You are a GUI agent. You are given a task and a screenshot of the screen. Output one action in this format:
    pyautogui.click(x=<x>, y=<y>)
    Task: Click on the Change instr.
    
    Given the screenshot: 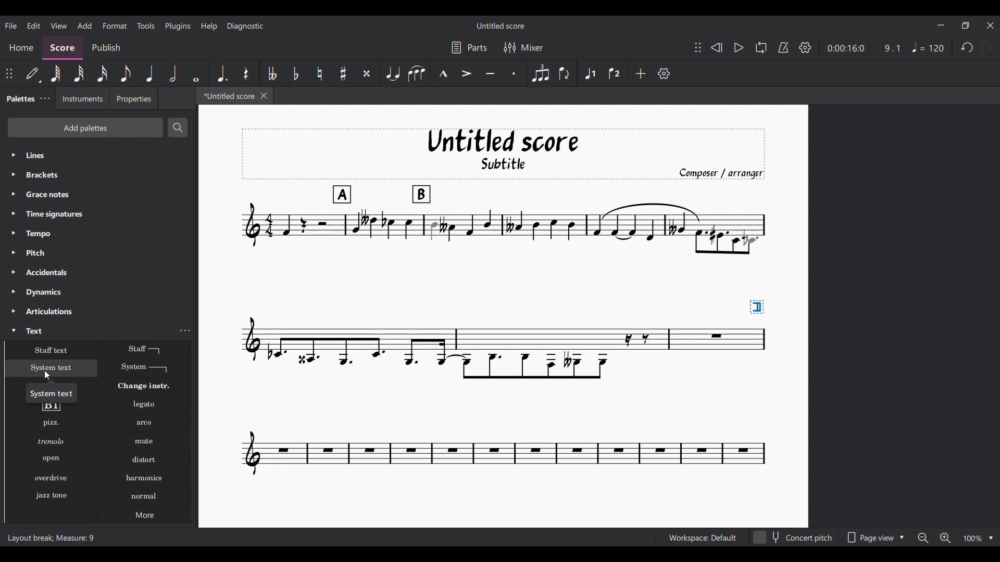 What is the action you would take?
    pyautogui.click(x=144, y=386)
    